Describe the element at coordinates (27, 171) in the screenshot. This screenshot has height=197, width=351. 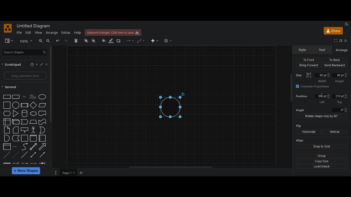
I see `more shapes` at that location.